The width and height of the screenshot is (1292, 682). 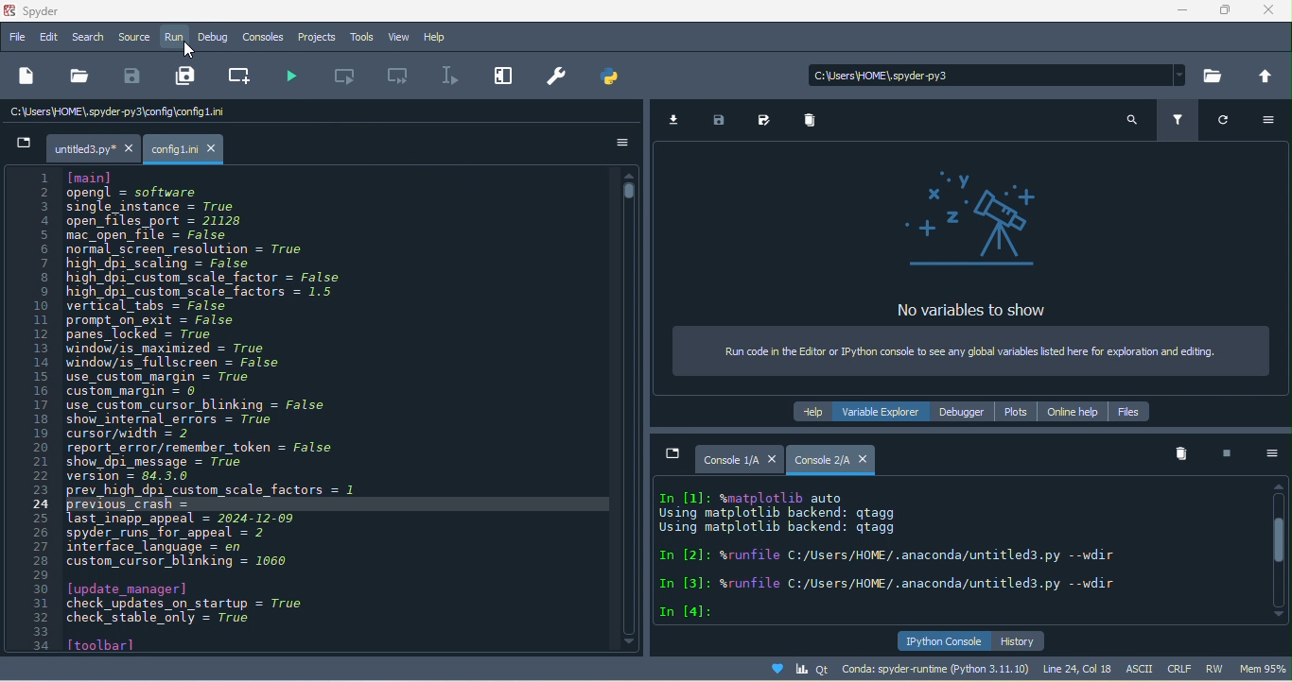 I want to click on edit, so click(x=48, y=39).